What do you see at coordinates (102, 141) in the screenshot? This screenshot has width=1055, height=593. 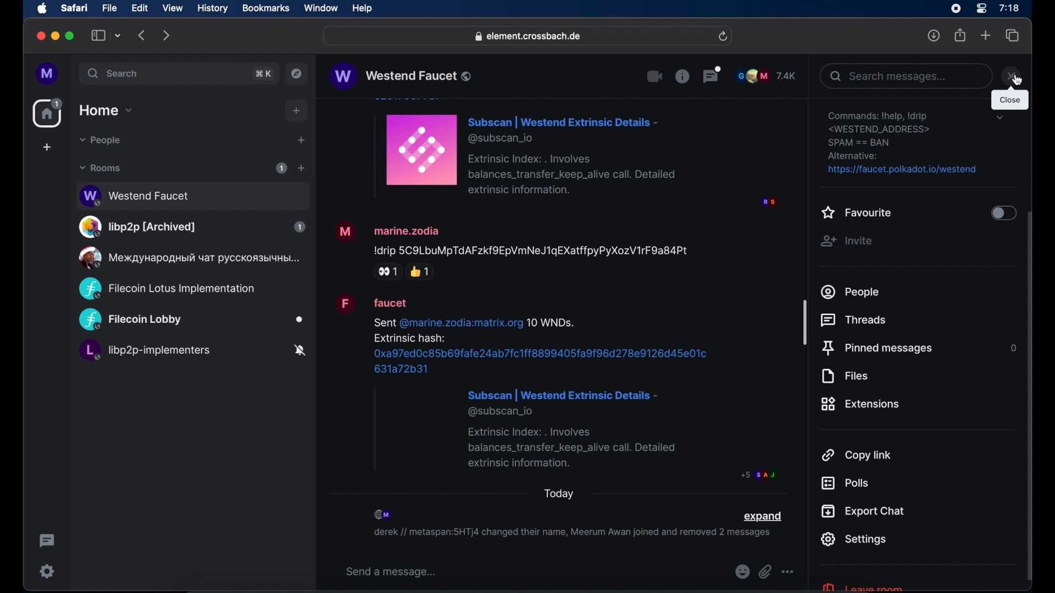 I see `` at bounding box center [102, 141].